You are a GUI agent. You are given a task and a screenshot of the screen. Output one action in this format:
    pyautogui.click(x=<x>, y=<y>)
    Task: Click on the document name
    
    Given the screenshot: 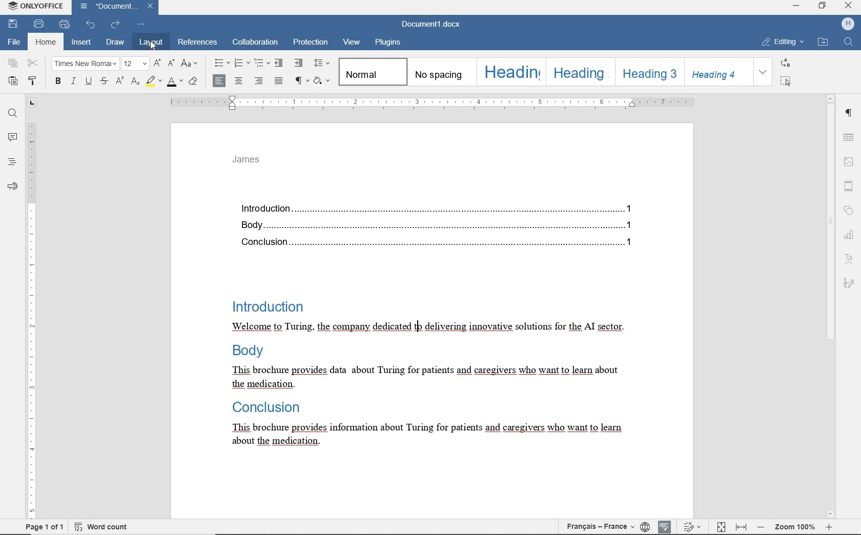 What is the action you would take?
    pyautogui.click(x=108, y=8)
    